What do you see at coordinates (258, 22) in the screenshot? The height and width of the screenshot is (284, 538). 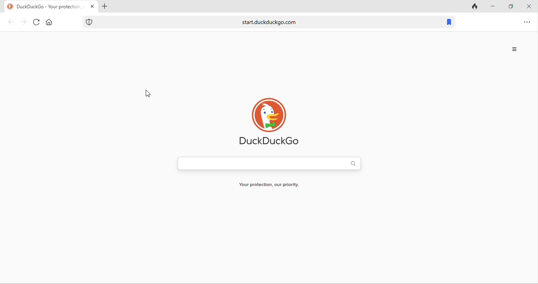 I see `web link` at bounding box center [258, 22].